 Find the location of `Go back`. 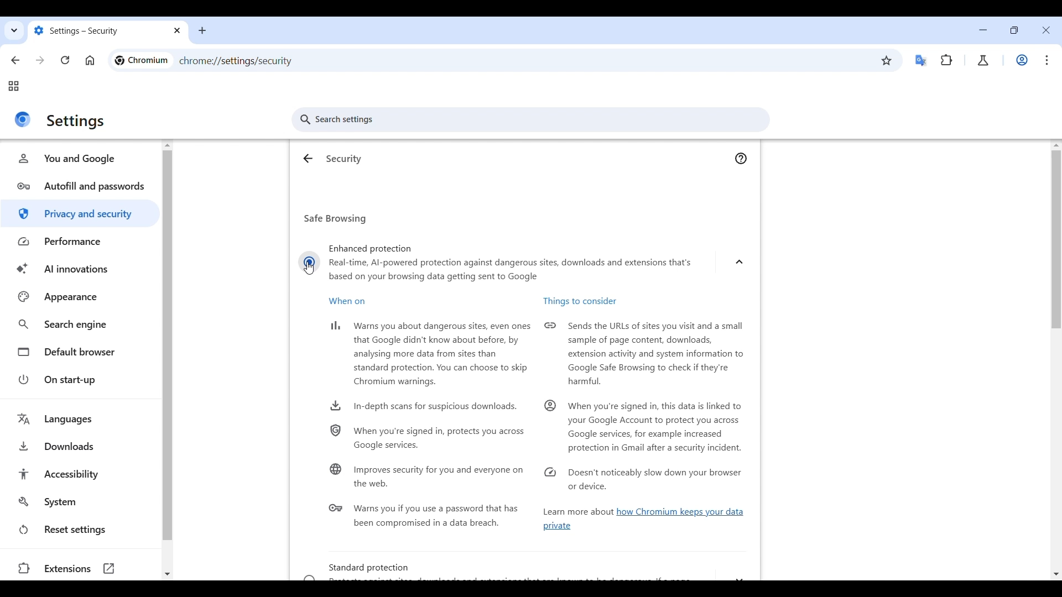

Go back is located at coordinates (16, 60).